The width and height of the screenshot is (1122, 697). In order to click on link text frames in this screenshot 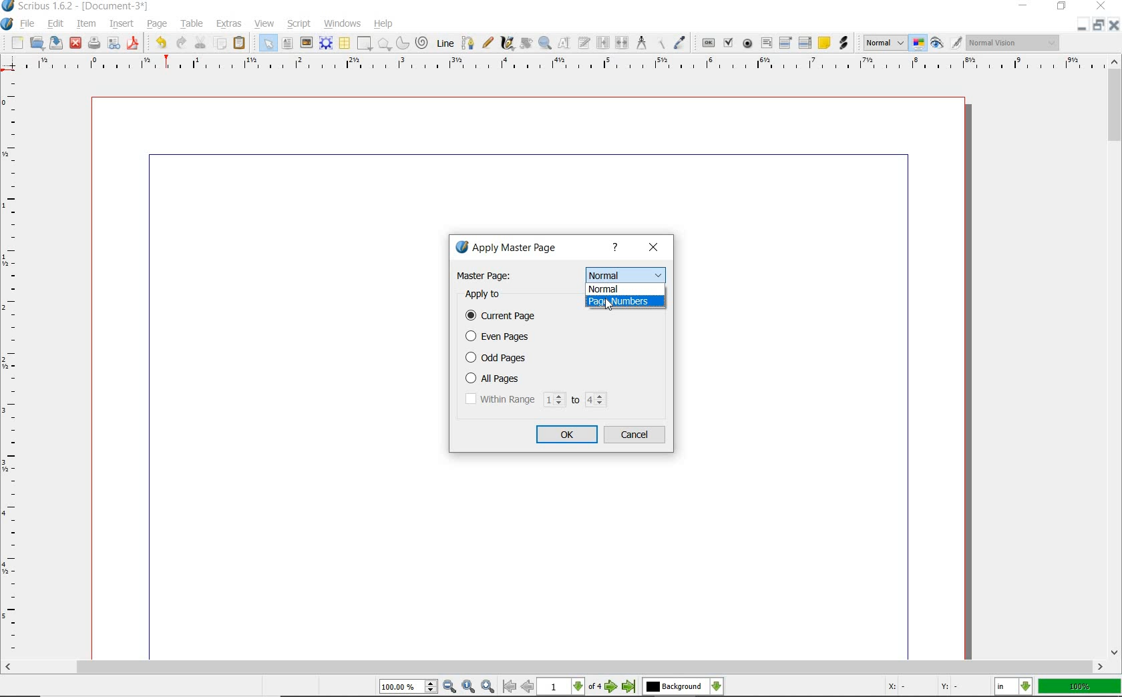, I will do `click(605, 43)`.